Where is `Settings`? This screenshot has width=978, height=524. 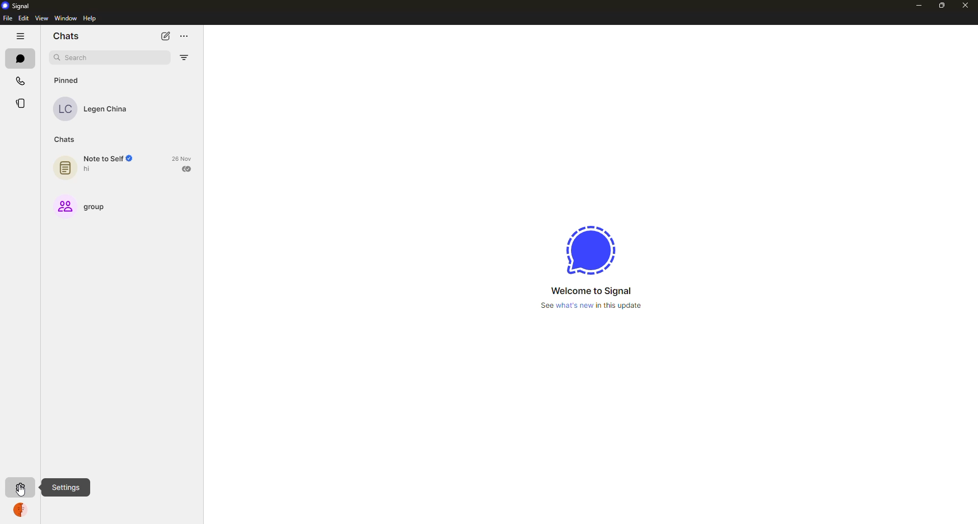
Settings is located at coordinates (69, 487).